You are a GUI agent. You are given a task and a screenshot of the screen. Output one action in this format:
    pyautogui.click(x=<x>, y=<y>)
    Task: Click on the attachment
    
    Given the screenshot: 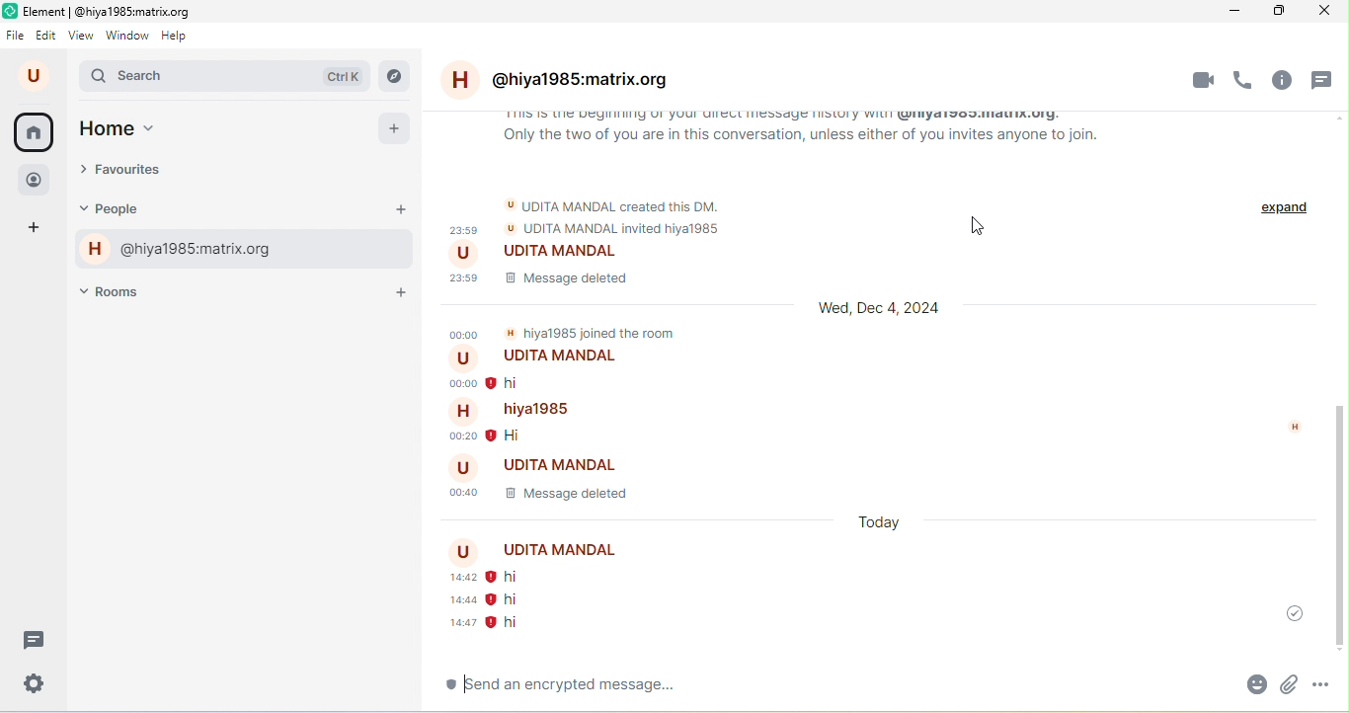 What is the action you would take?
    pyautogui.click(x=1249, y=687)
    